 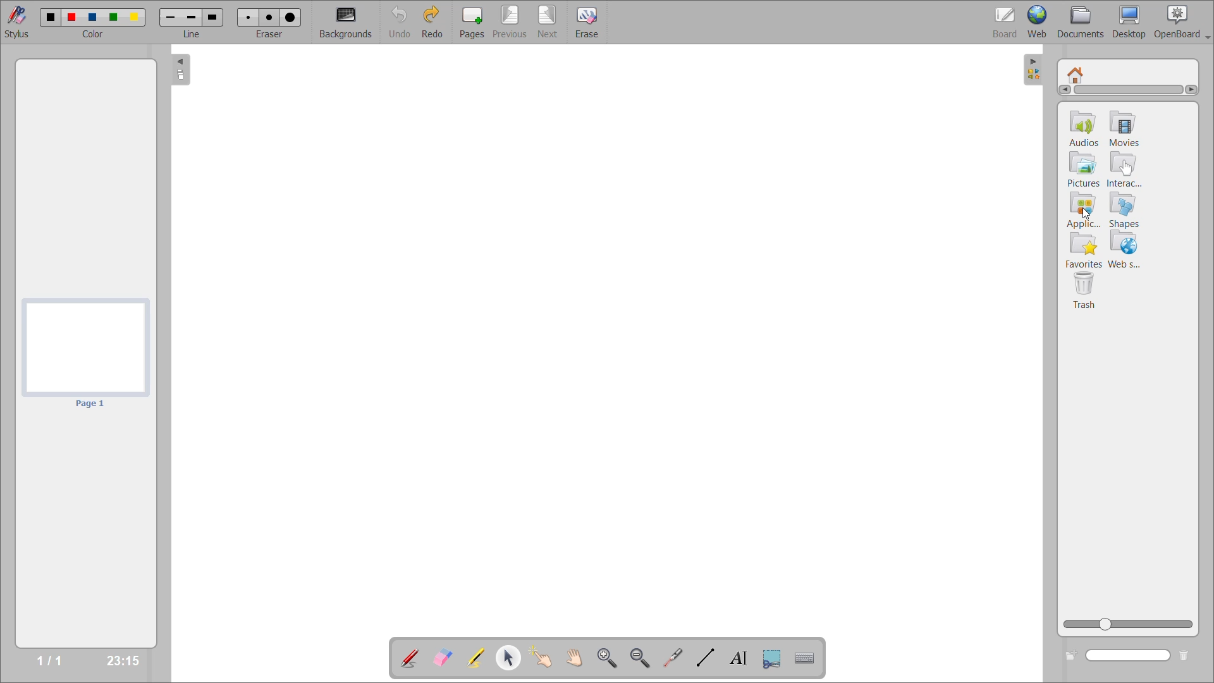 What do you see at coordinates (1007, 22) in the screenshot?
I see `board` at bounding box center [1007, 22].